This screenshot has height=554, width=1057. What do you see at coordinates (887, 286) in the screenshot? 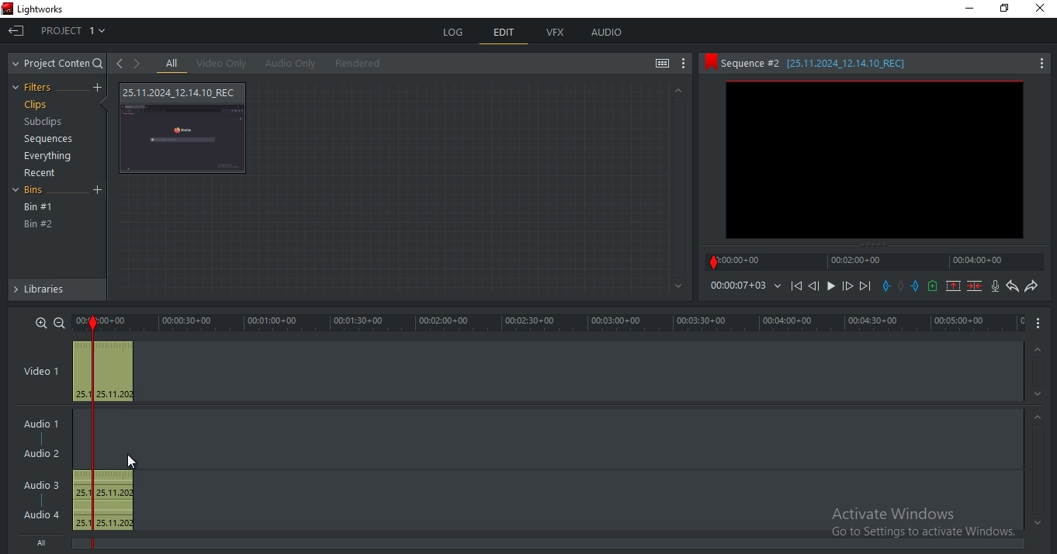
I see `add a in mark` at bounding box center [887, 286].